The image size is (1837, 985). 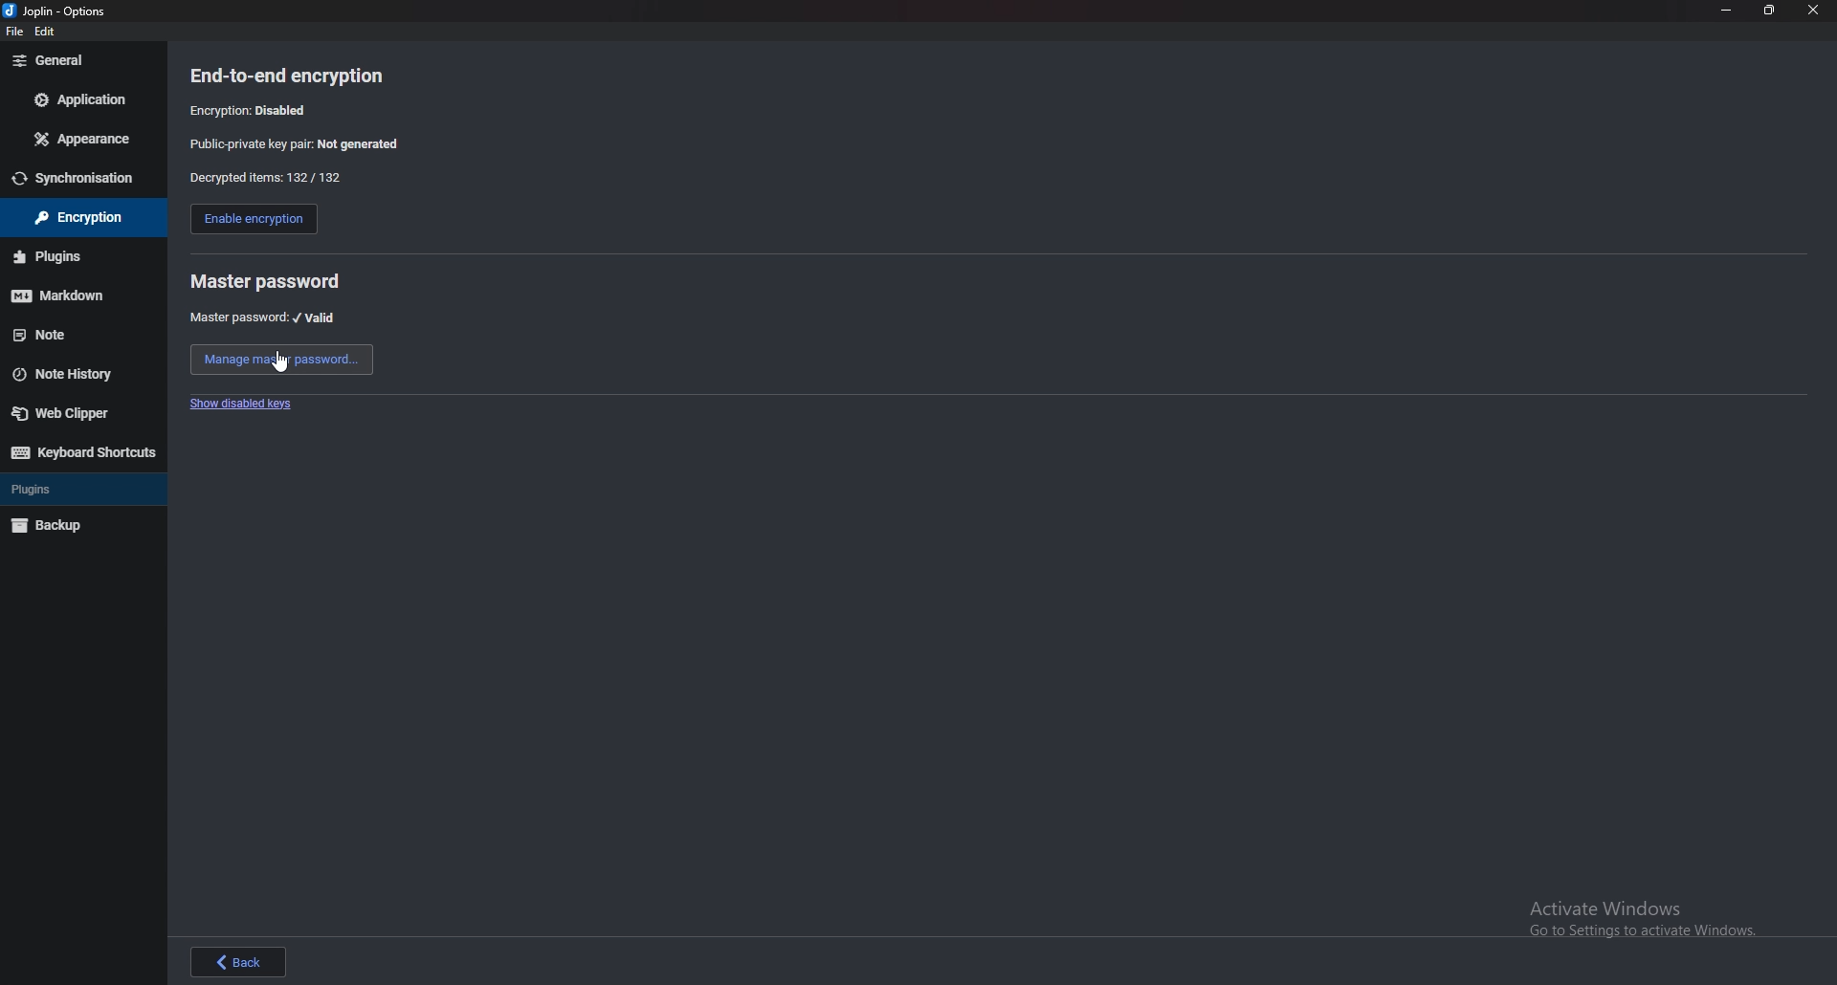 What do you see at coordinates (1815, 11) in the screenshot?
I see `close` at bounding box center [1815, 11].